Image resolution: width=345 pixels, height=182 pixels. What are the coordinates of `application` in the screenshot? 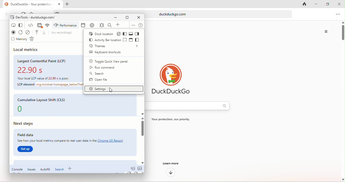 It's located at (84, 25).